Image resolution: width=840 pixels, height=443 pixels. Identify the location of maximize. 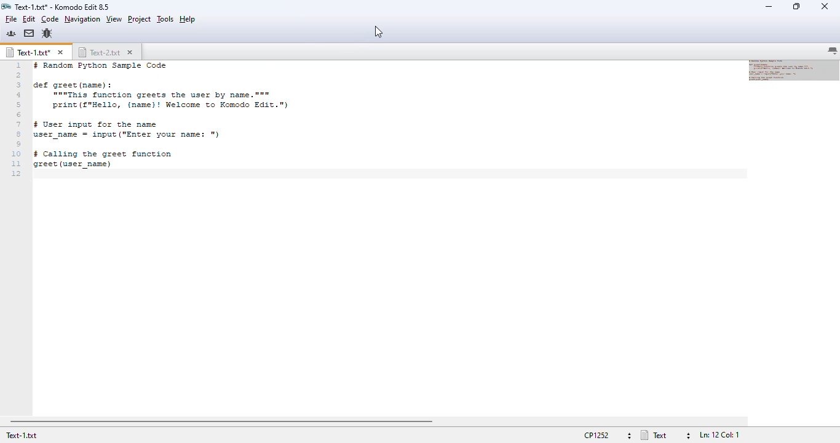
(796, 6).